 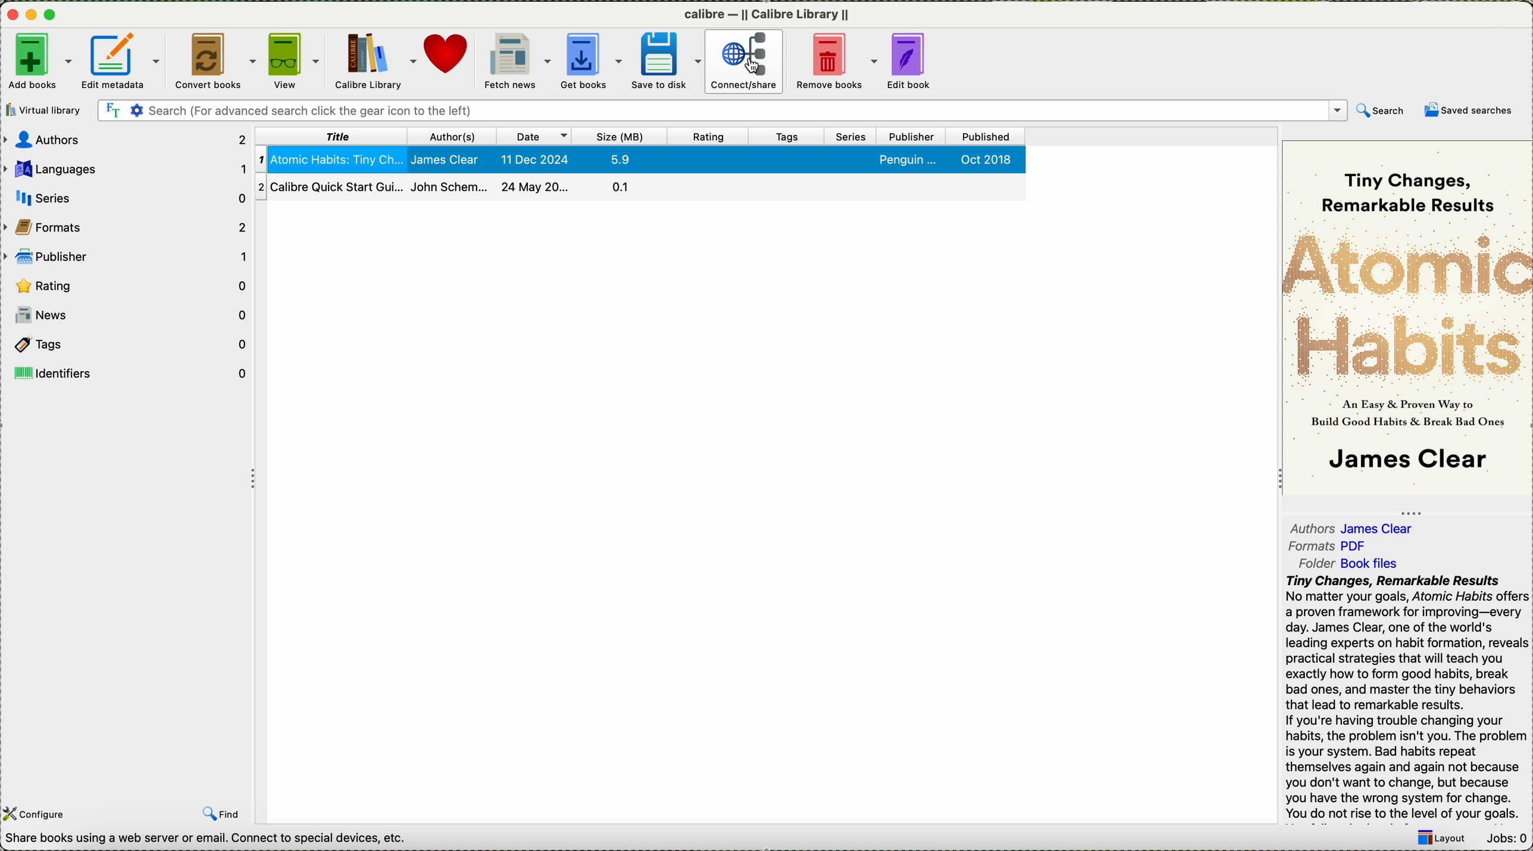 What do you see at coordinates (518, 61) in the screenshot?
I see `fetch news` at bounding box center [518, 61].